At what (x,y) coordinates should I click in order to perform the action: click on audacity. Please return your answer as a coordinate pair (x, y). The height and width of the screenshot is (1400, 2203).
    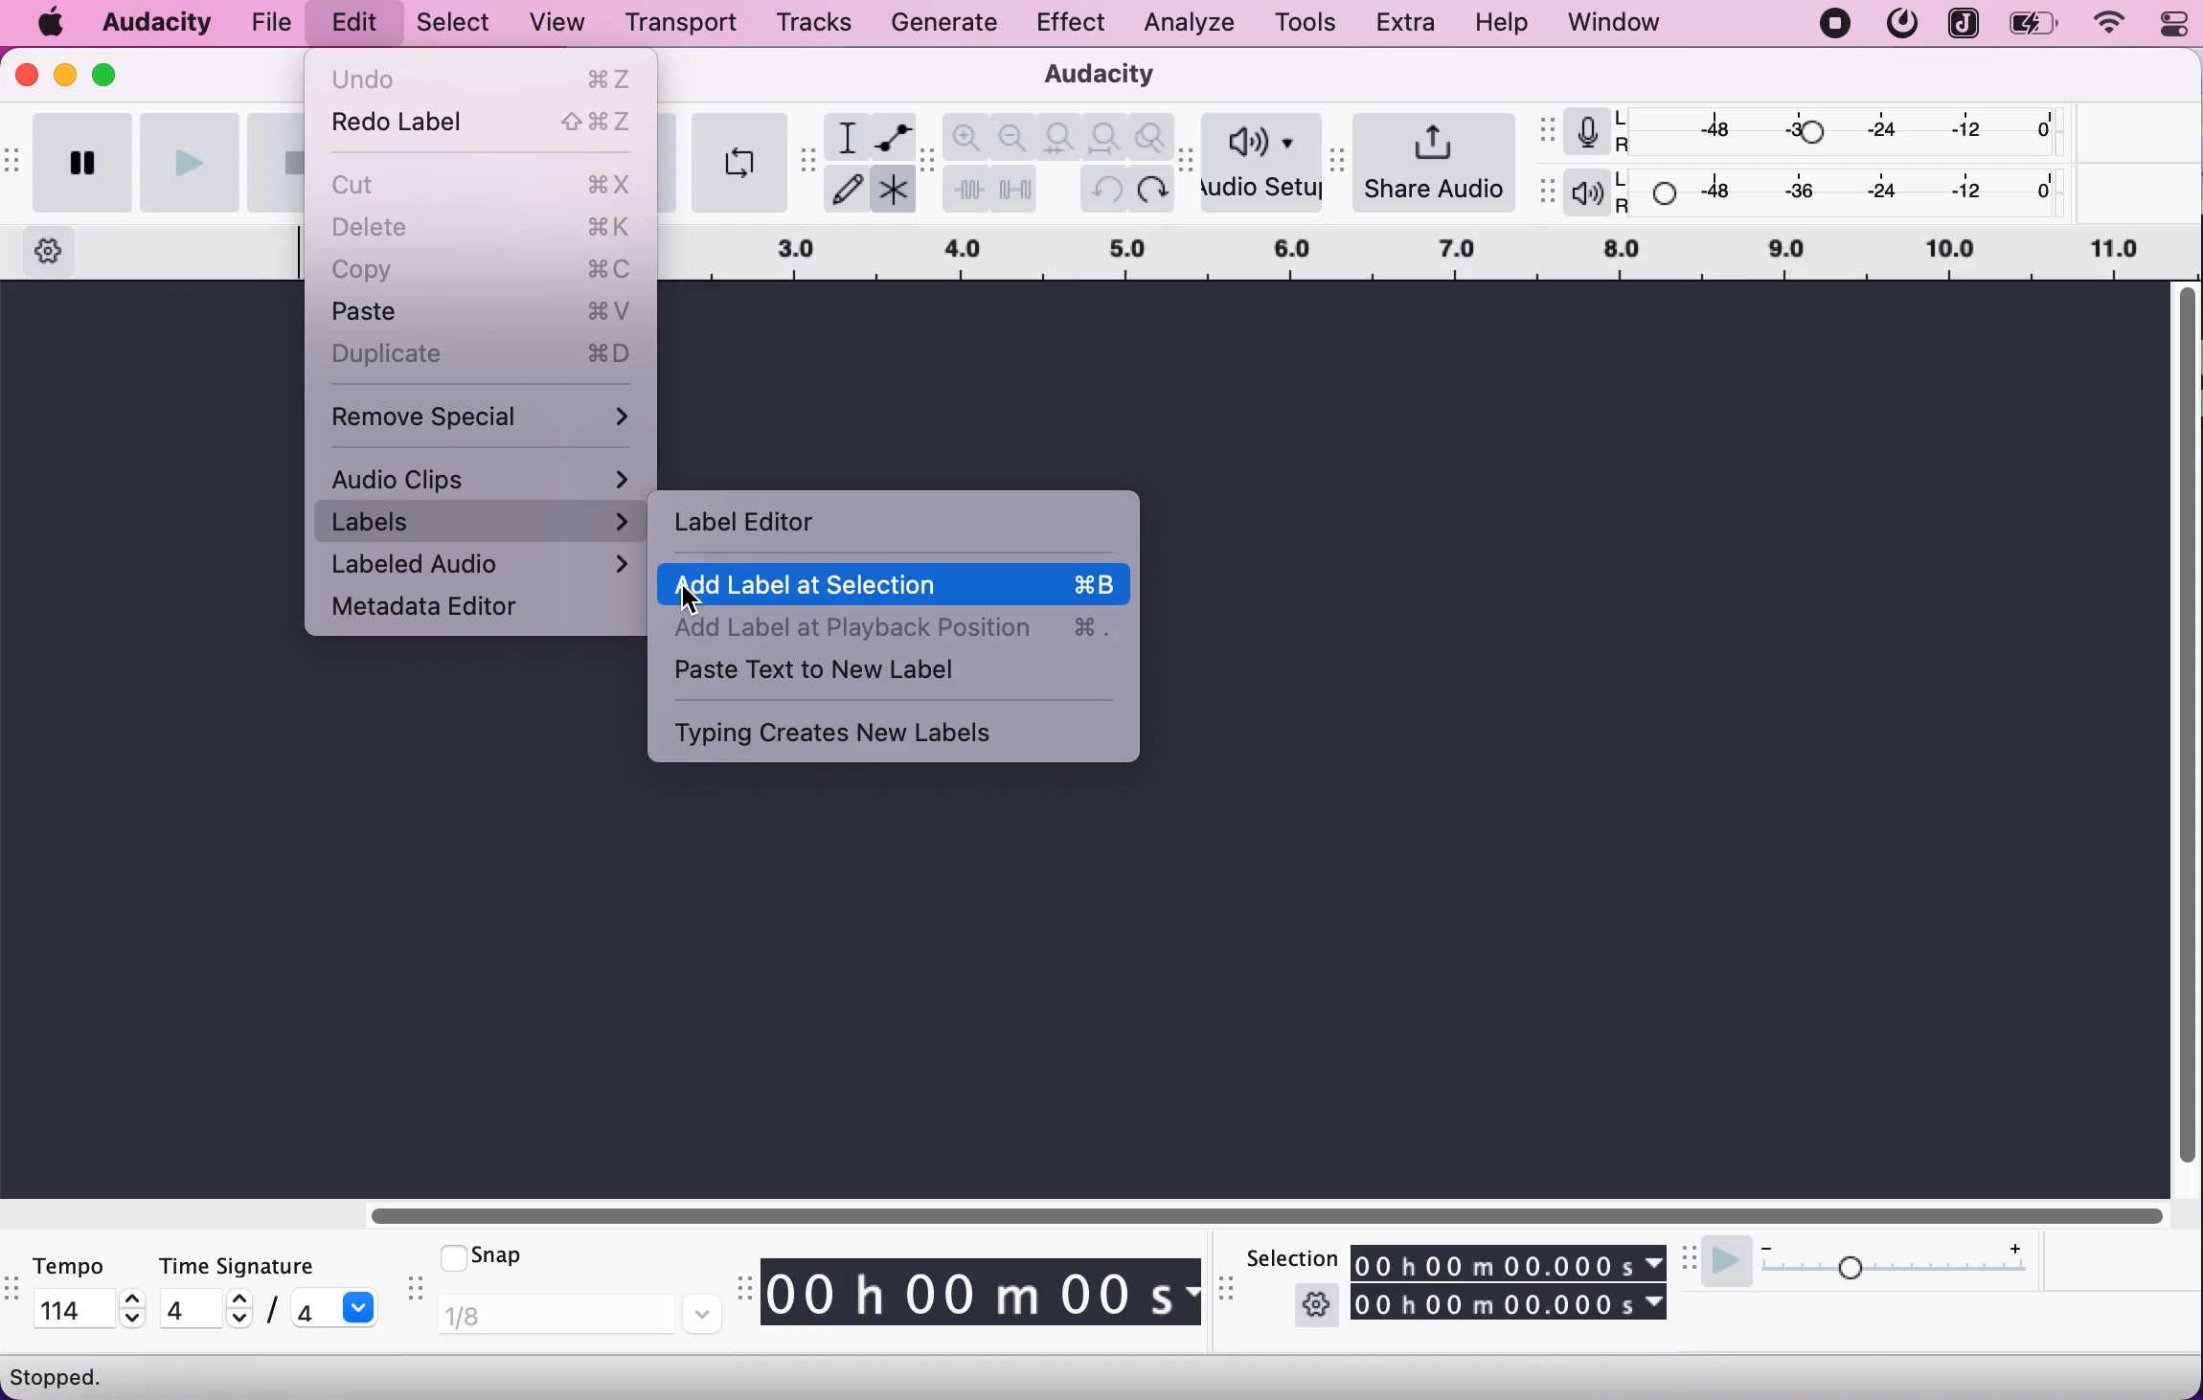
    Looking at the image, I should click on (1090, 77).